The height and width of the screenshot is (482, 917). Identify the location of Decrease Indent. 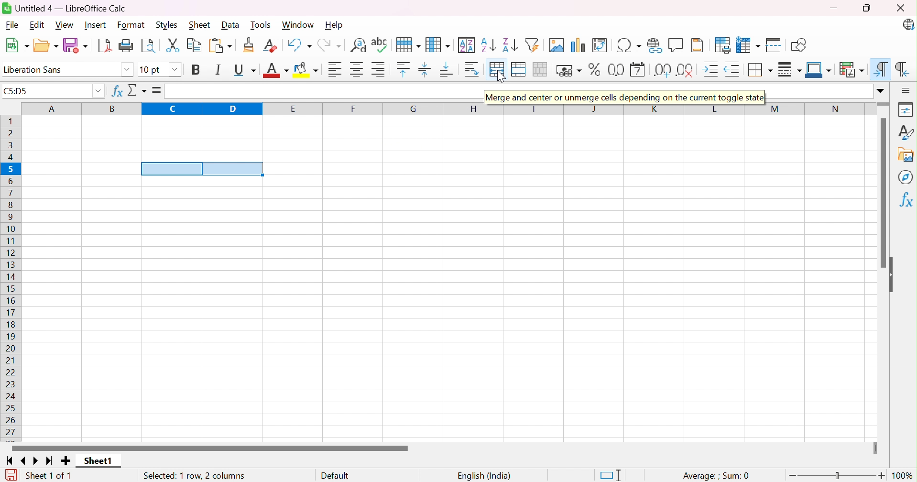
(735, 68).